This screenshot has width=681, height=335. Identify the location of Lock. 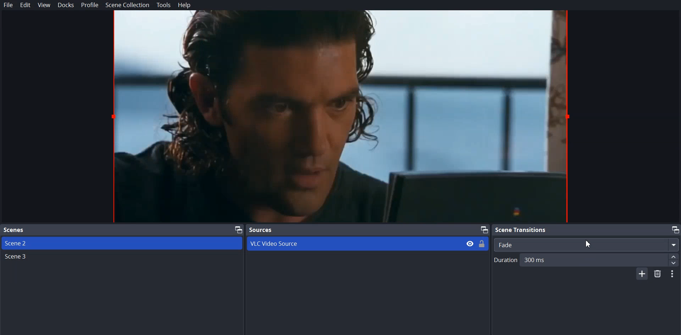
(483, 244).